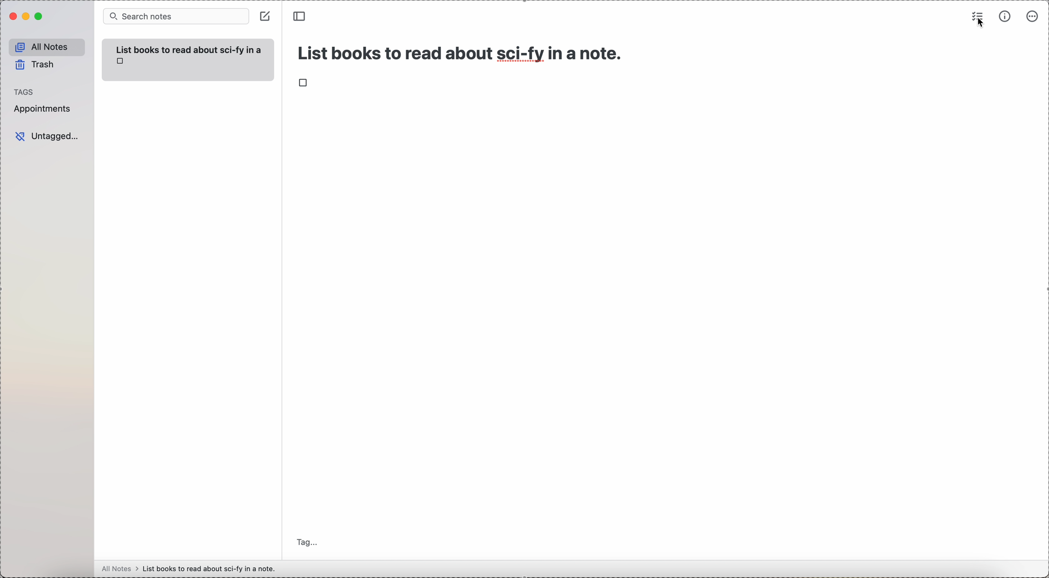  Describe the element at coordinates (307, 537) in the screenshot. I see `tag...` at that location.